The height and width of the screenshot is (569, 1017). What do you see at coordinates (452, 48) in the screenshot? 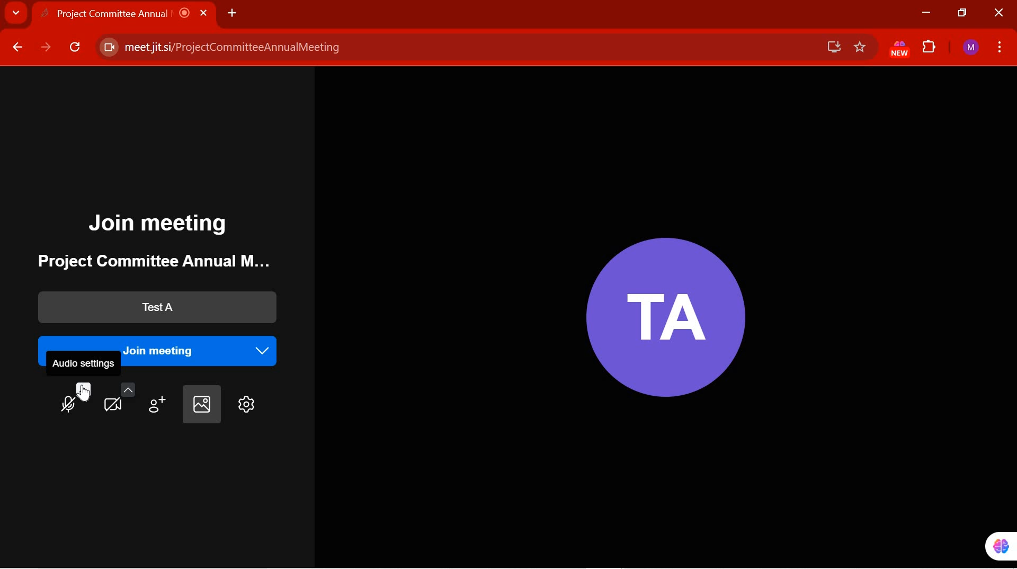
I see `meet jitsi/ProjectCommitteeAnnualMeeting` at bounding box center [452, 48].